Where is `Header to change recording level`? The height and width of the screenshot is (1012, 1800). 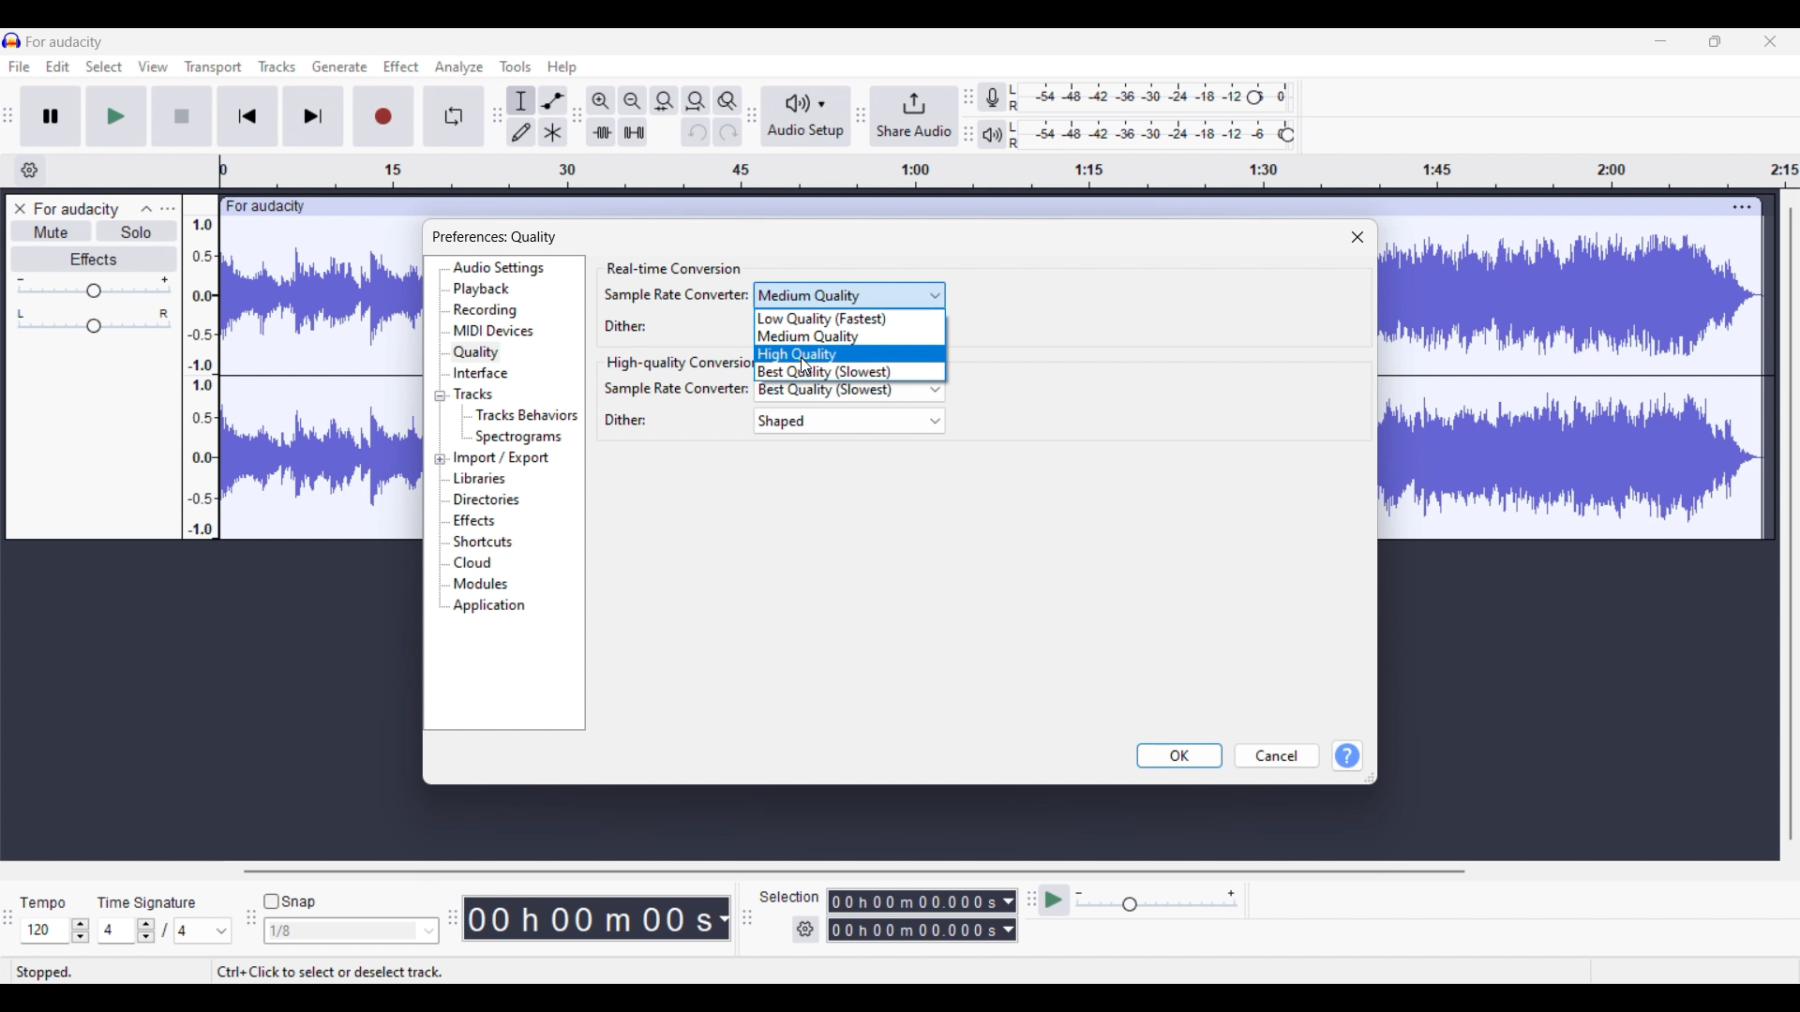
Header to change recording level is located at coordinates (1254, 97).